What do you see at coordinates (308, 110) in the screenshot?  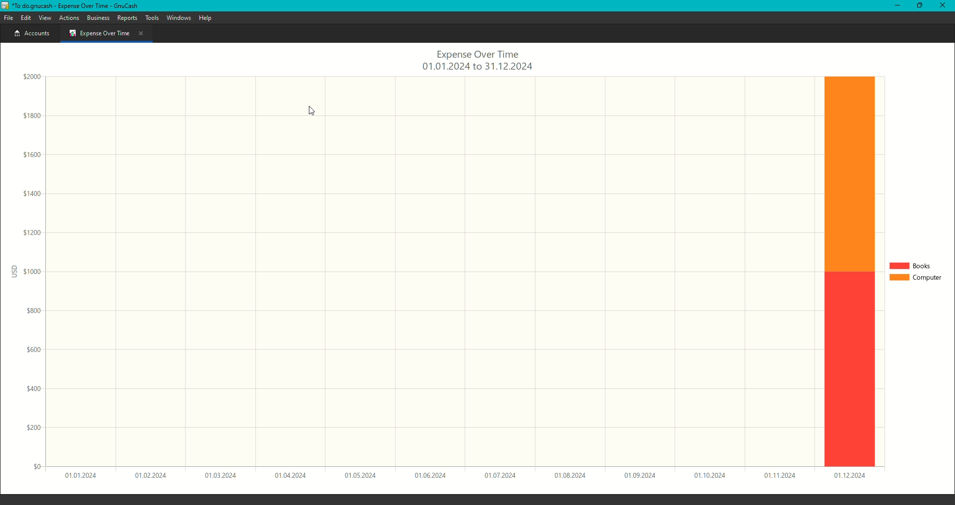 I see `Cursor` at bounding box center [308, 110].